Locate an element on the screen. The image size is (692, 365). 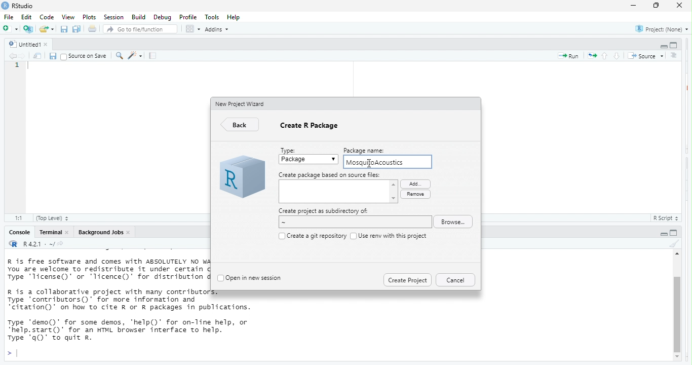
Package name: is located at coordinates (370, 150).